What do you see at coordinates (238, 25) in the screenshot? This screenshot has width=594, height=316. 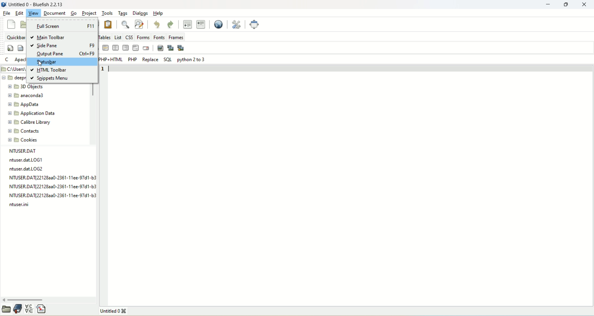 I see `edit references` at bounding box center [238, 25].